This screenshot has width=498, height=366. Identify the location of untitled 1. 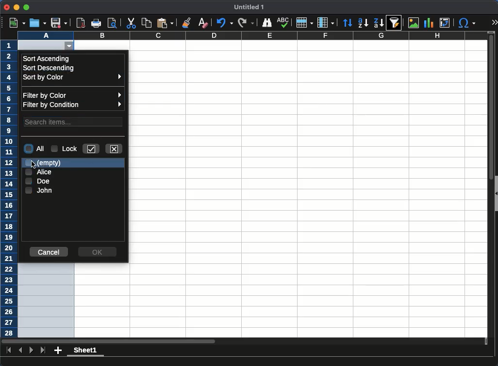
(248, 7).